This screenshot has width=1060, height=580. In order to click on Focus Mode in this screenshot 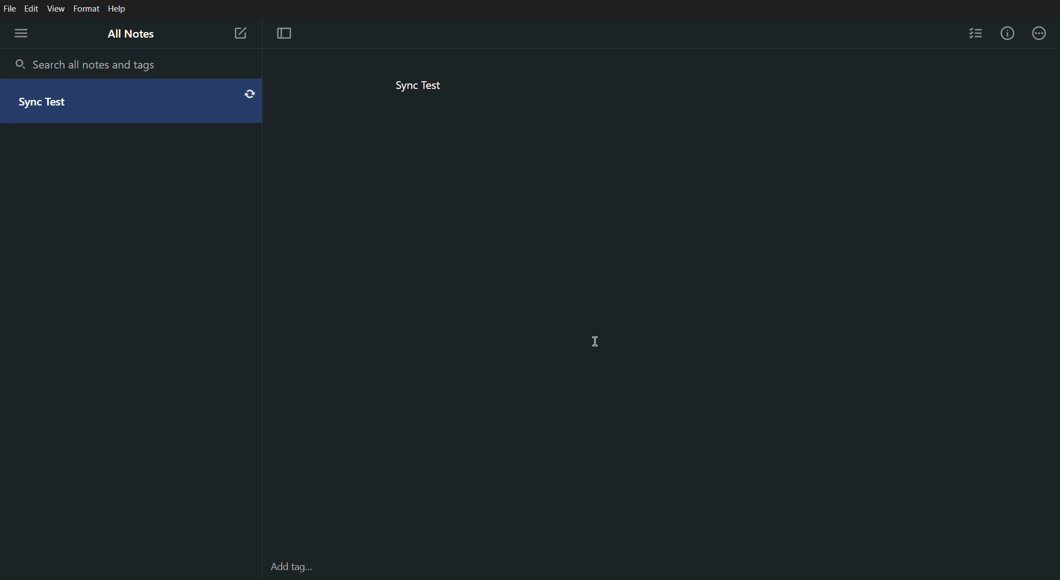, I will do `click(282, 33)`.